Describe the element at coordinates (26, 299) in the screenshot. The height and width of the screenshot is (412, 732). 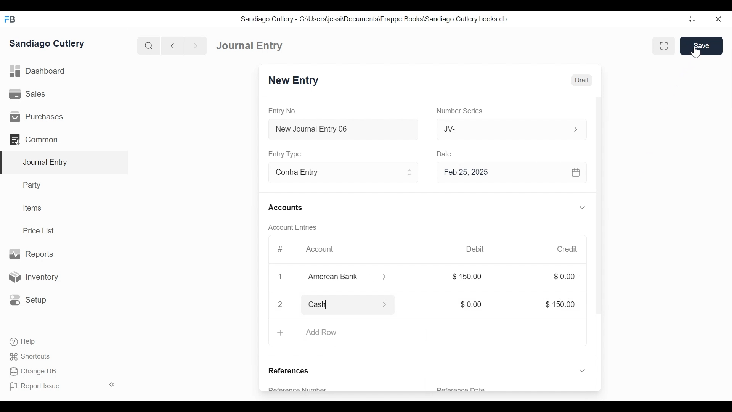
I see `Setup` at that location.